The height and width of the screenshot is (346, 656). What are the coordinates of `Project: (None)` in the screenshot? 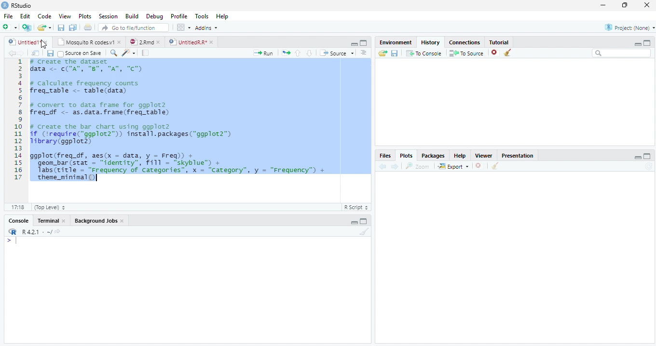 It's located at (627, 28).